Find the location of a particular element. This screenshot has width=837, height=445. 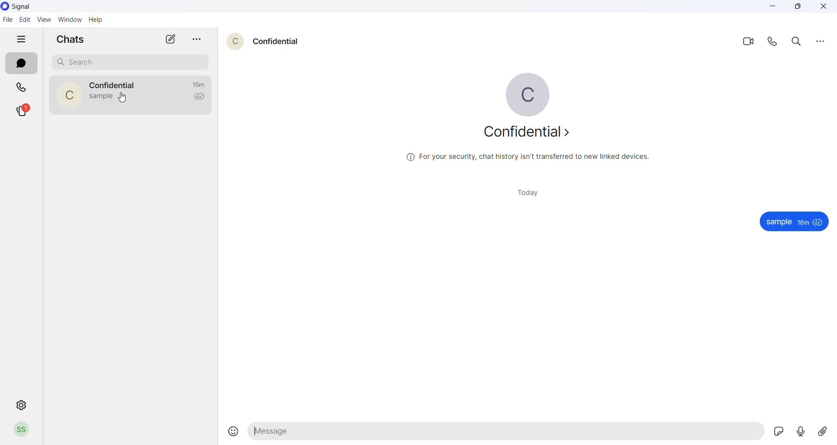

cursor is located at coordinates (124, 99).